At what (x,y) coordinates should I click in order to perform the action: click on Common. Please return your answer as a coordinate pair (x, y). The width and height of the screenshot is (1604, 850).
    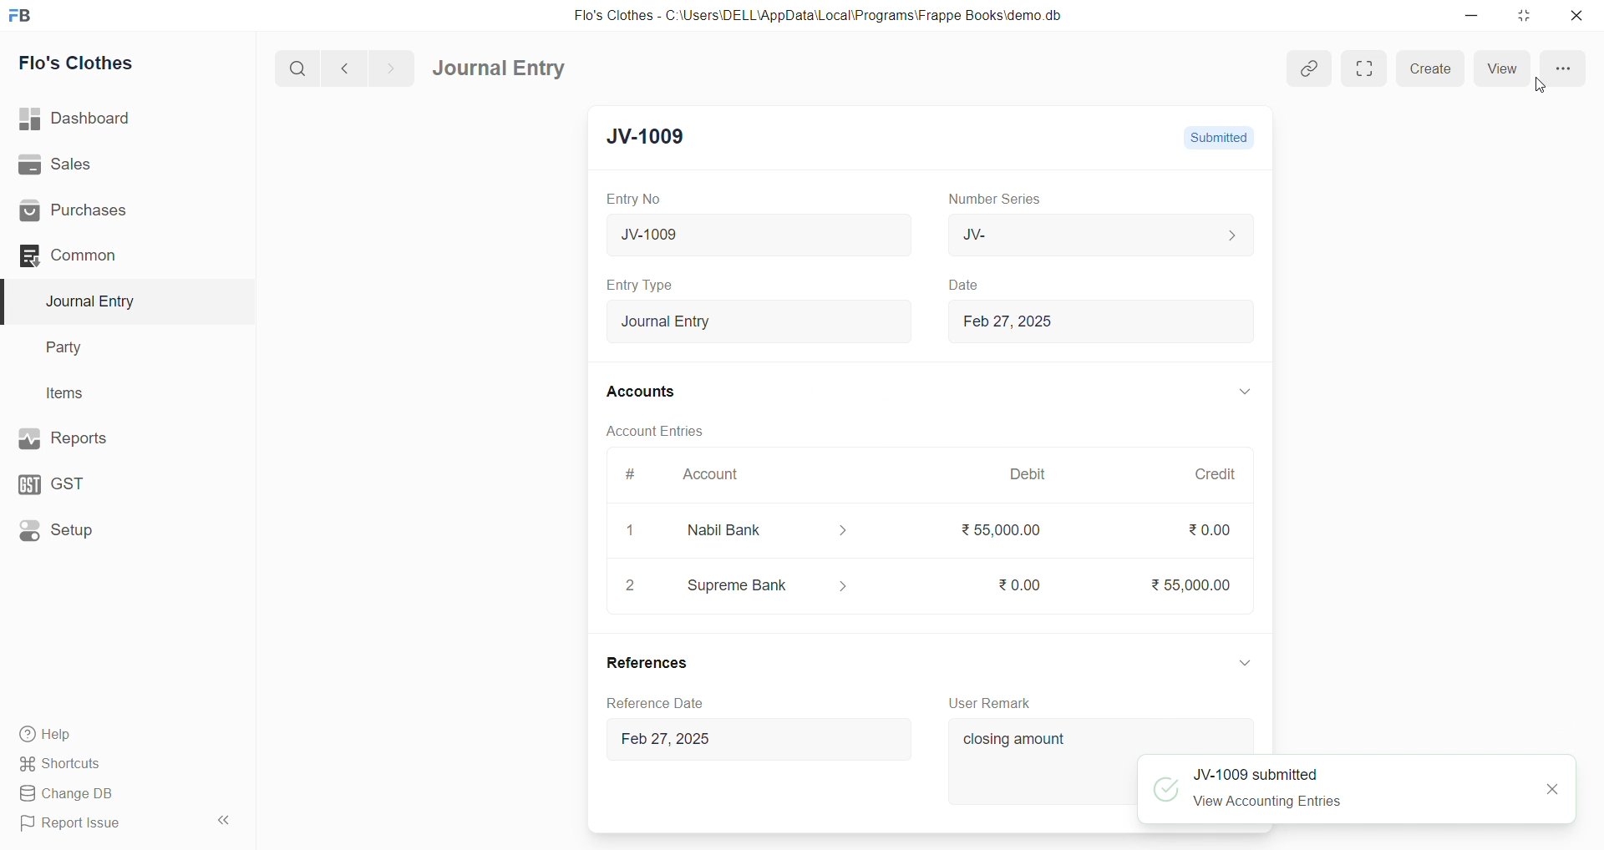
    Looking at the image, I should click on (100, 256).